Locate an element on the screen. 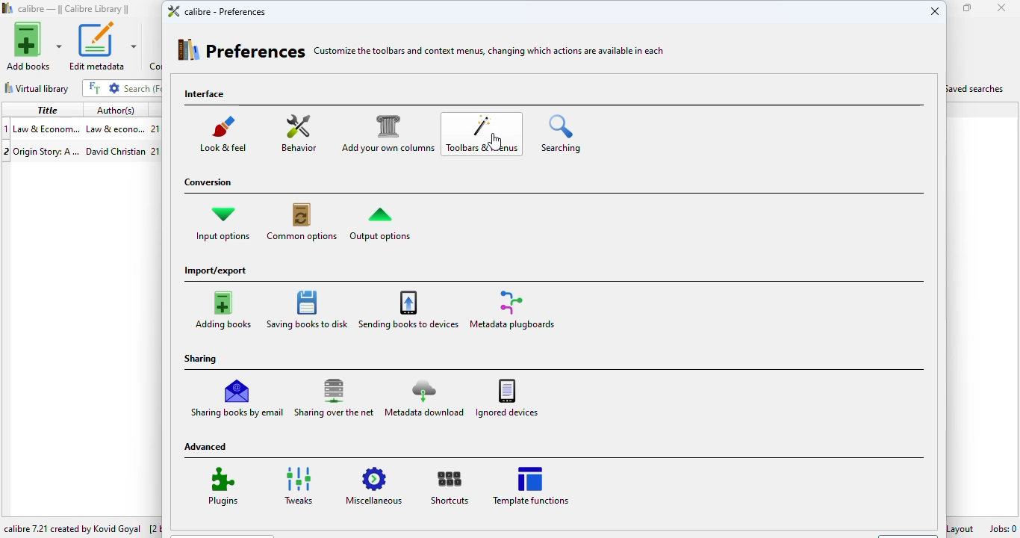 This screenshot has width=1020, height=538. close is located at coordinates (935, 10).